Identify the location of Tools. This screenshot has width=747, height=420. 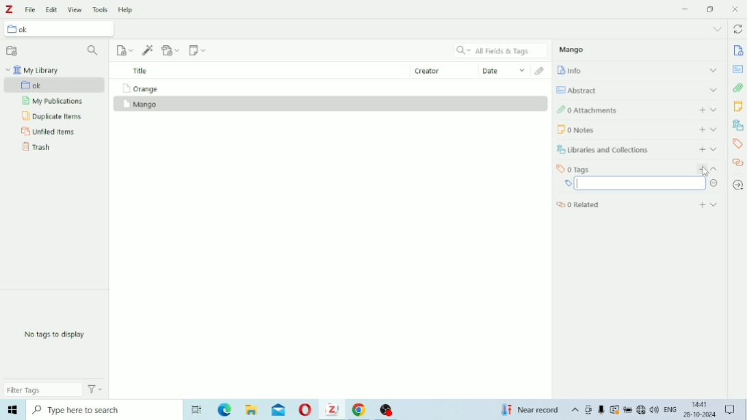
(101, 10).